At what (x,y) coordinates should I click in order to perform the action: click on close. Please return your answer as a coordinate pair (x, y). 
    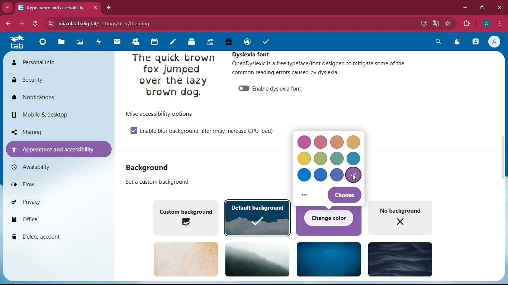
    Looking at the image, I should click on (500, 8).